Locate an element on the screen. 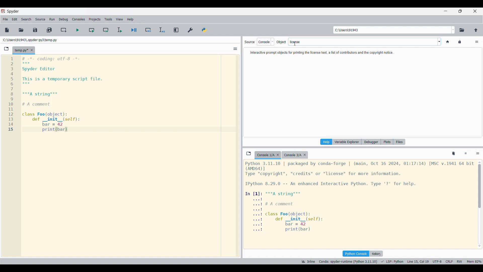  Edit menu is located at coordinates (15, 19).